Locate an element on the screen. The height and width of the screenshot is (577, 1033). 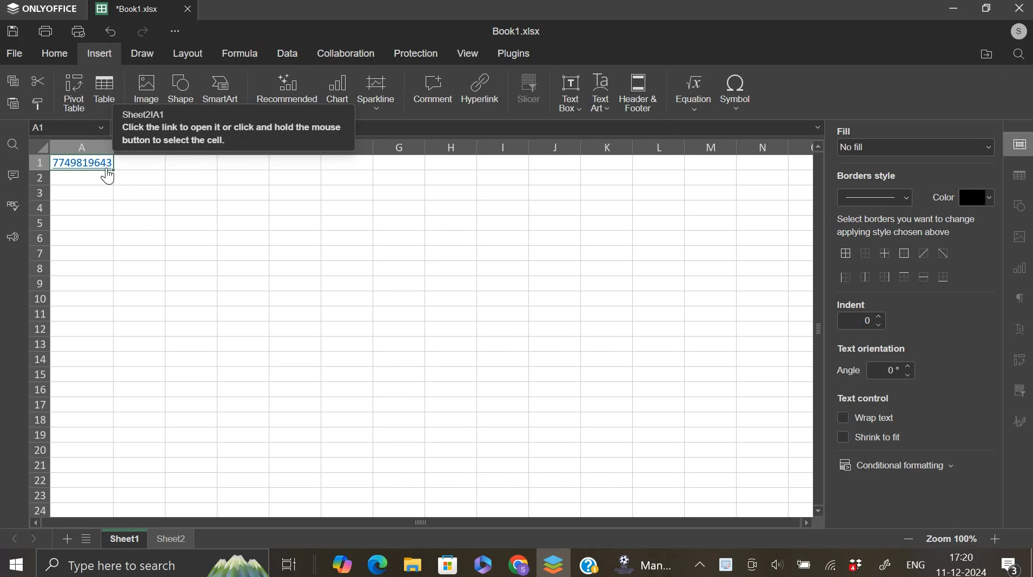
print preview is located at coordinates (78, 31).